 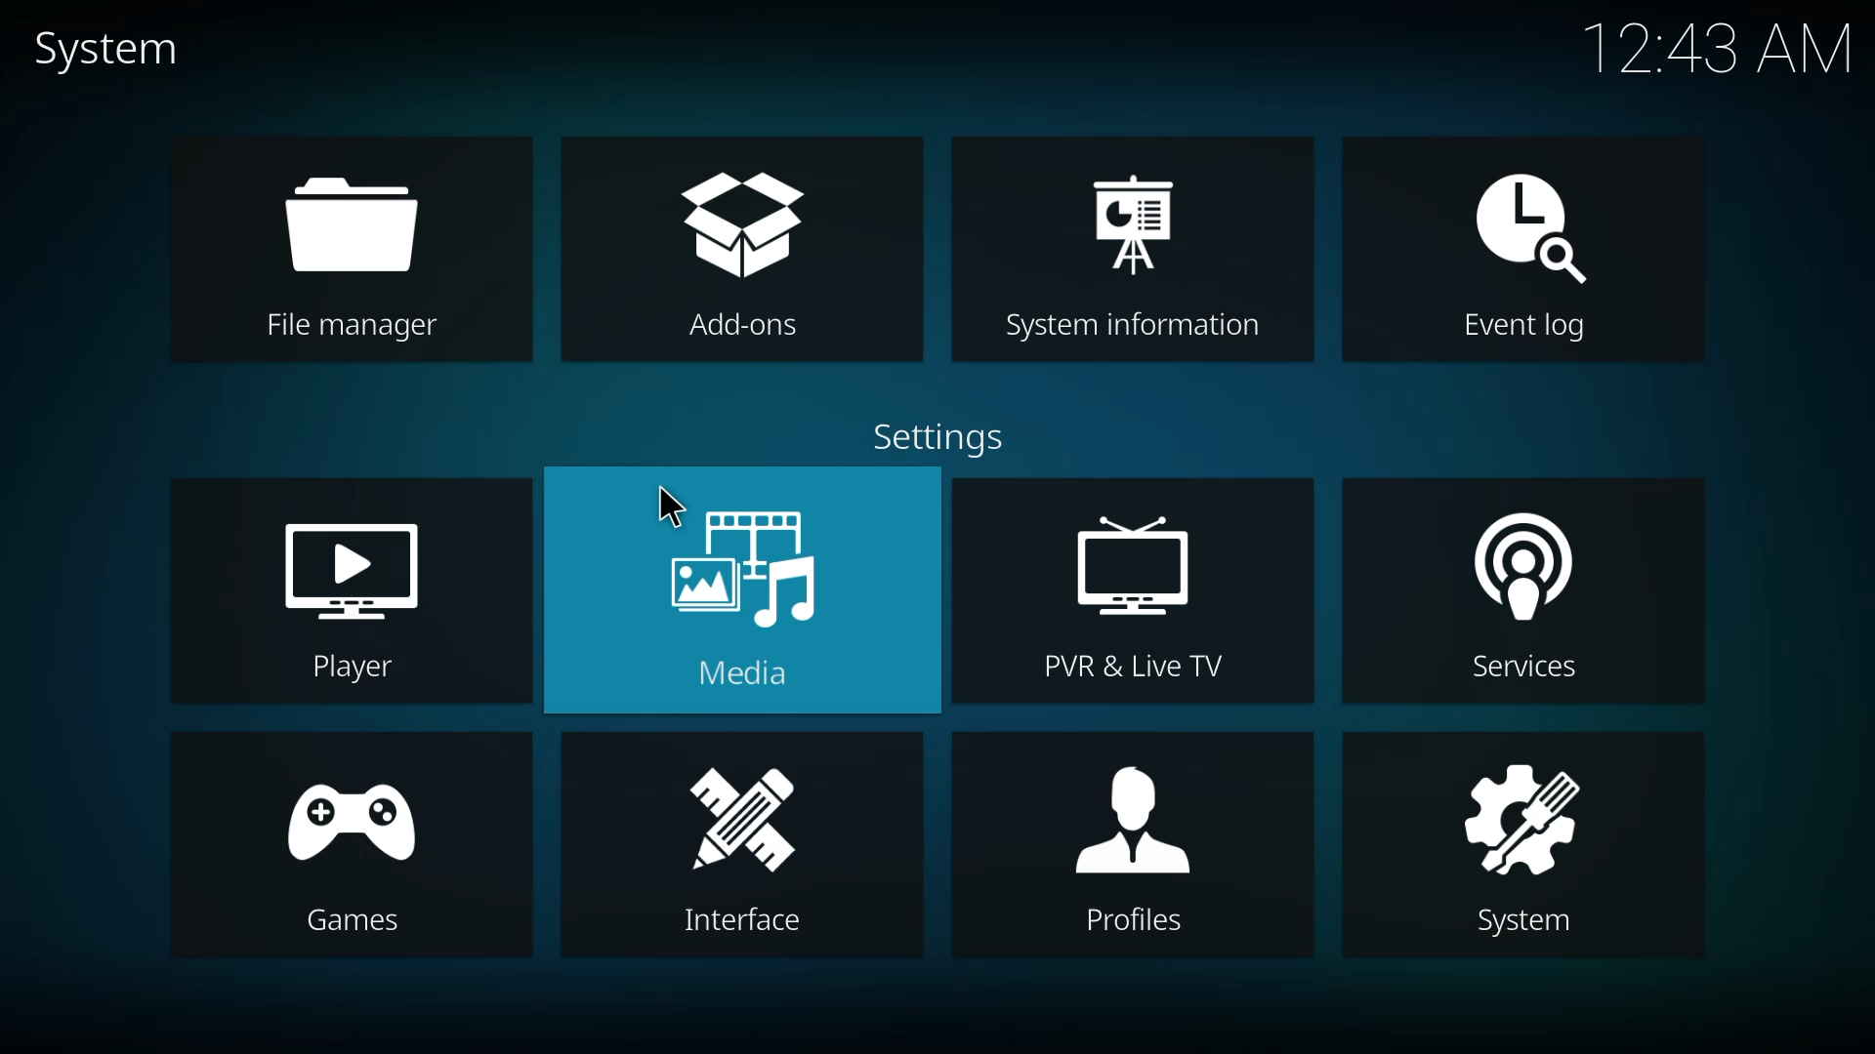 I want to click on add-ons, so click(x=738, y=252).